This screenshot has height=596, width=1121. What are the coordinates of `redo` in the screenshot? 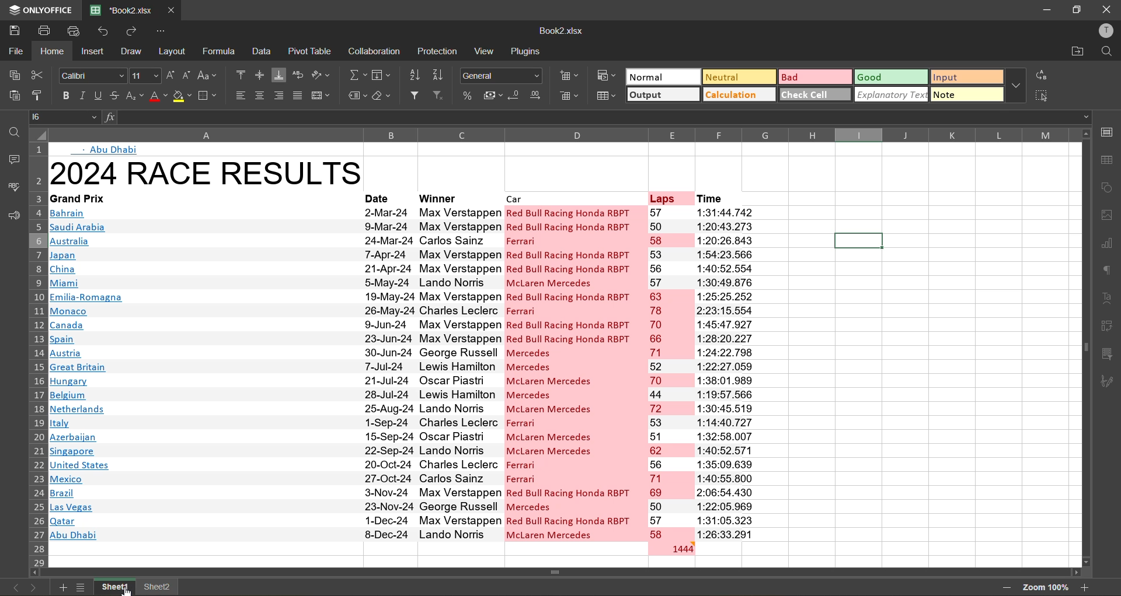 It's located at (135, 31).